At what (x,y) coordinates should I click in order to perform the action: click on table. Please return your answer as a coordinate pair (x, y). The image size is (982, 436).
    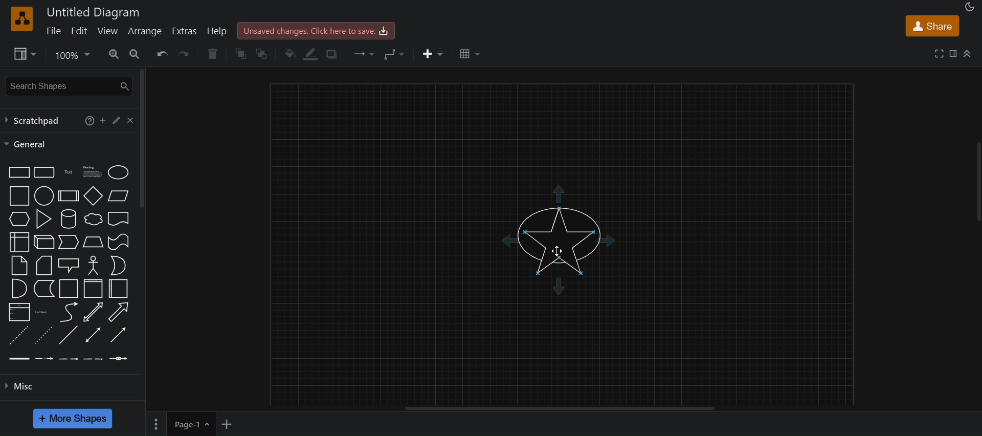
    Looking at the image, I should click on (470, 54).